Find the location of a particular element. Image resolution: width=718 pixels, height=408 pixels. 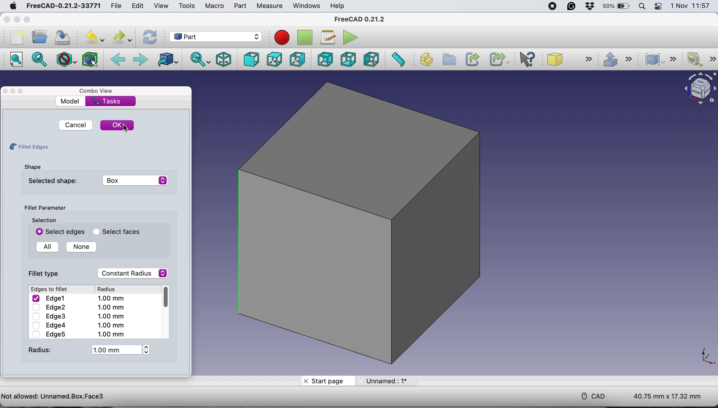

tools is located at coordinates (185, 6).